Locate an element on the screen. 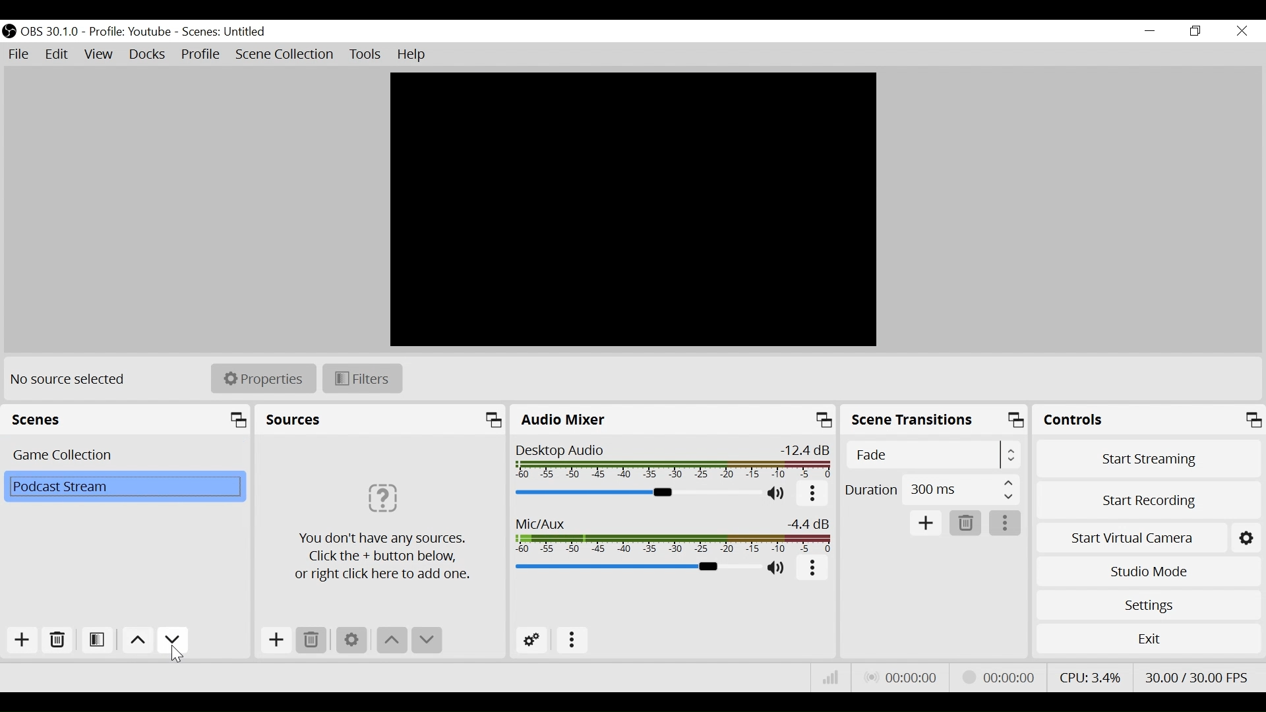  Bitrate is located at coordinates (829, 676).